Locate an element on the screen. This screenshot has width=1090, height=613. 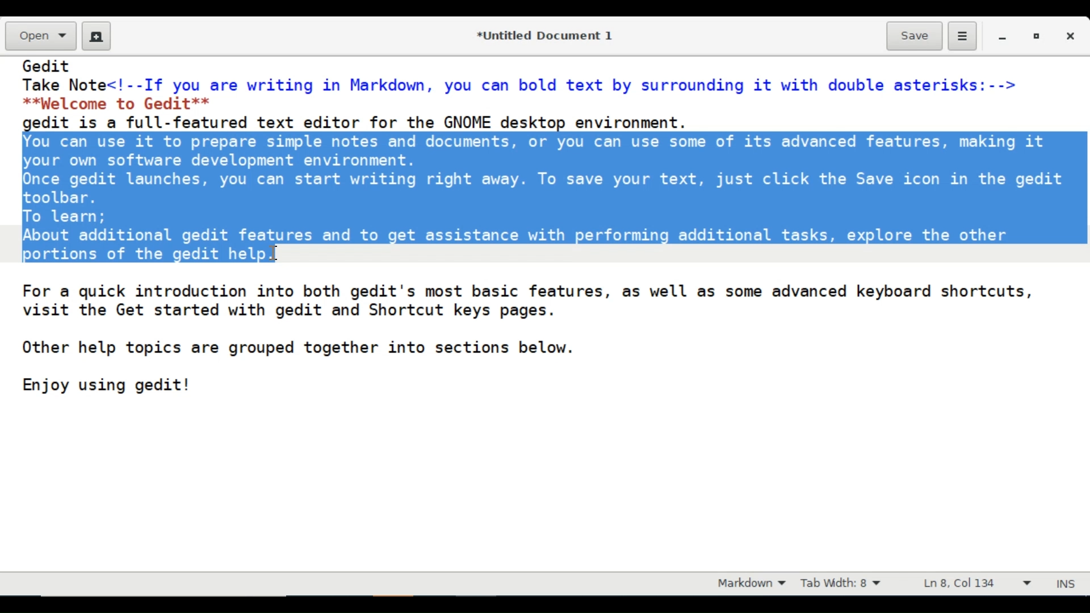
Insertion cursor is located at coordinates (275, 251).